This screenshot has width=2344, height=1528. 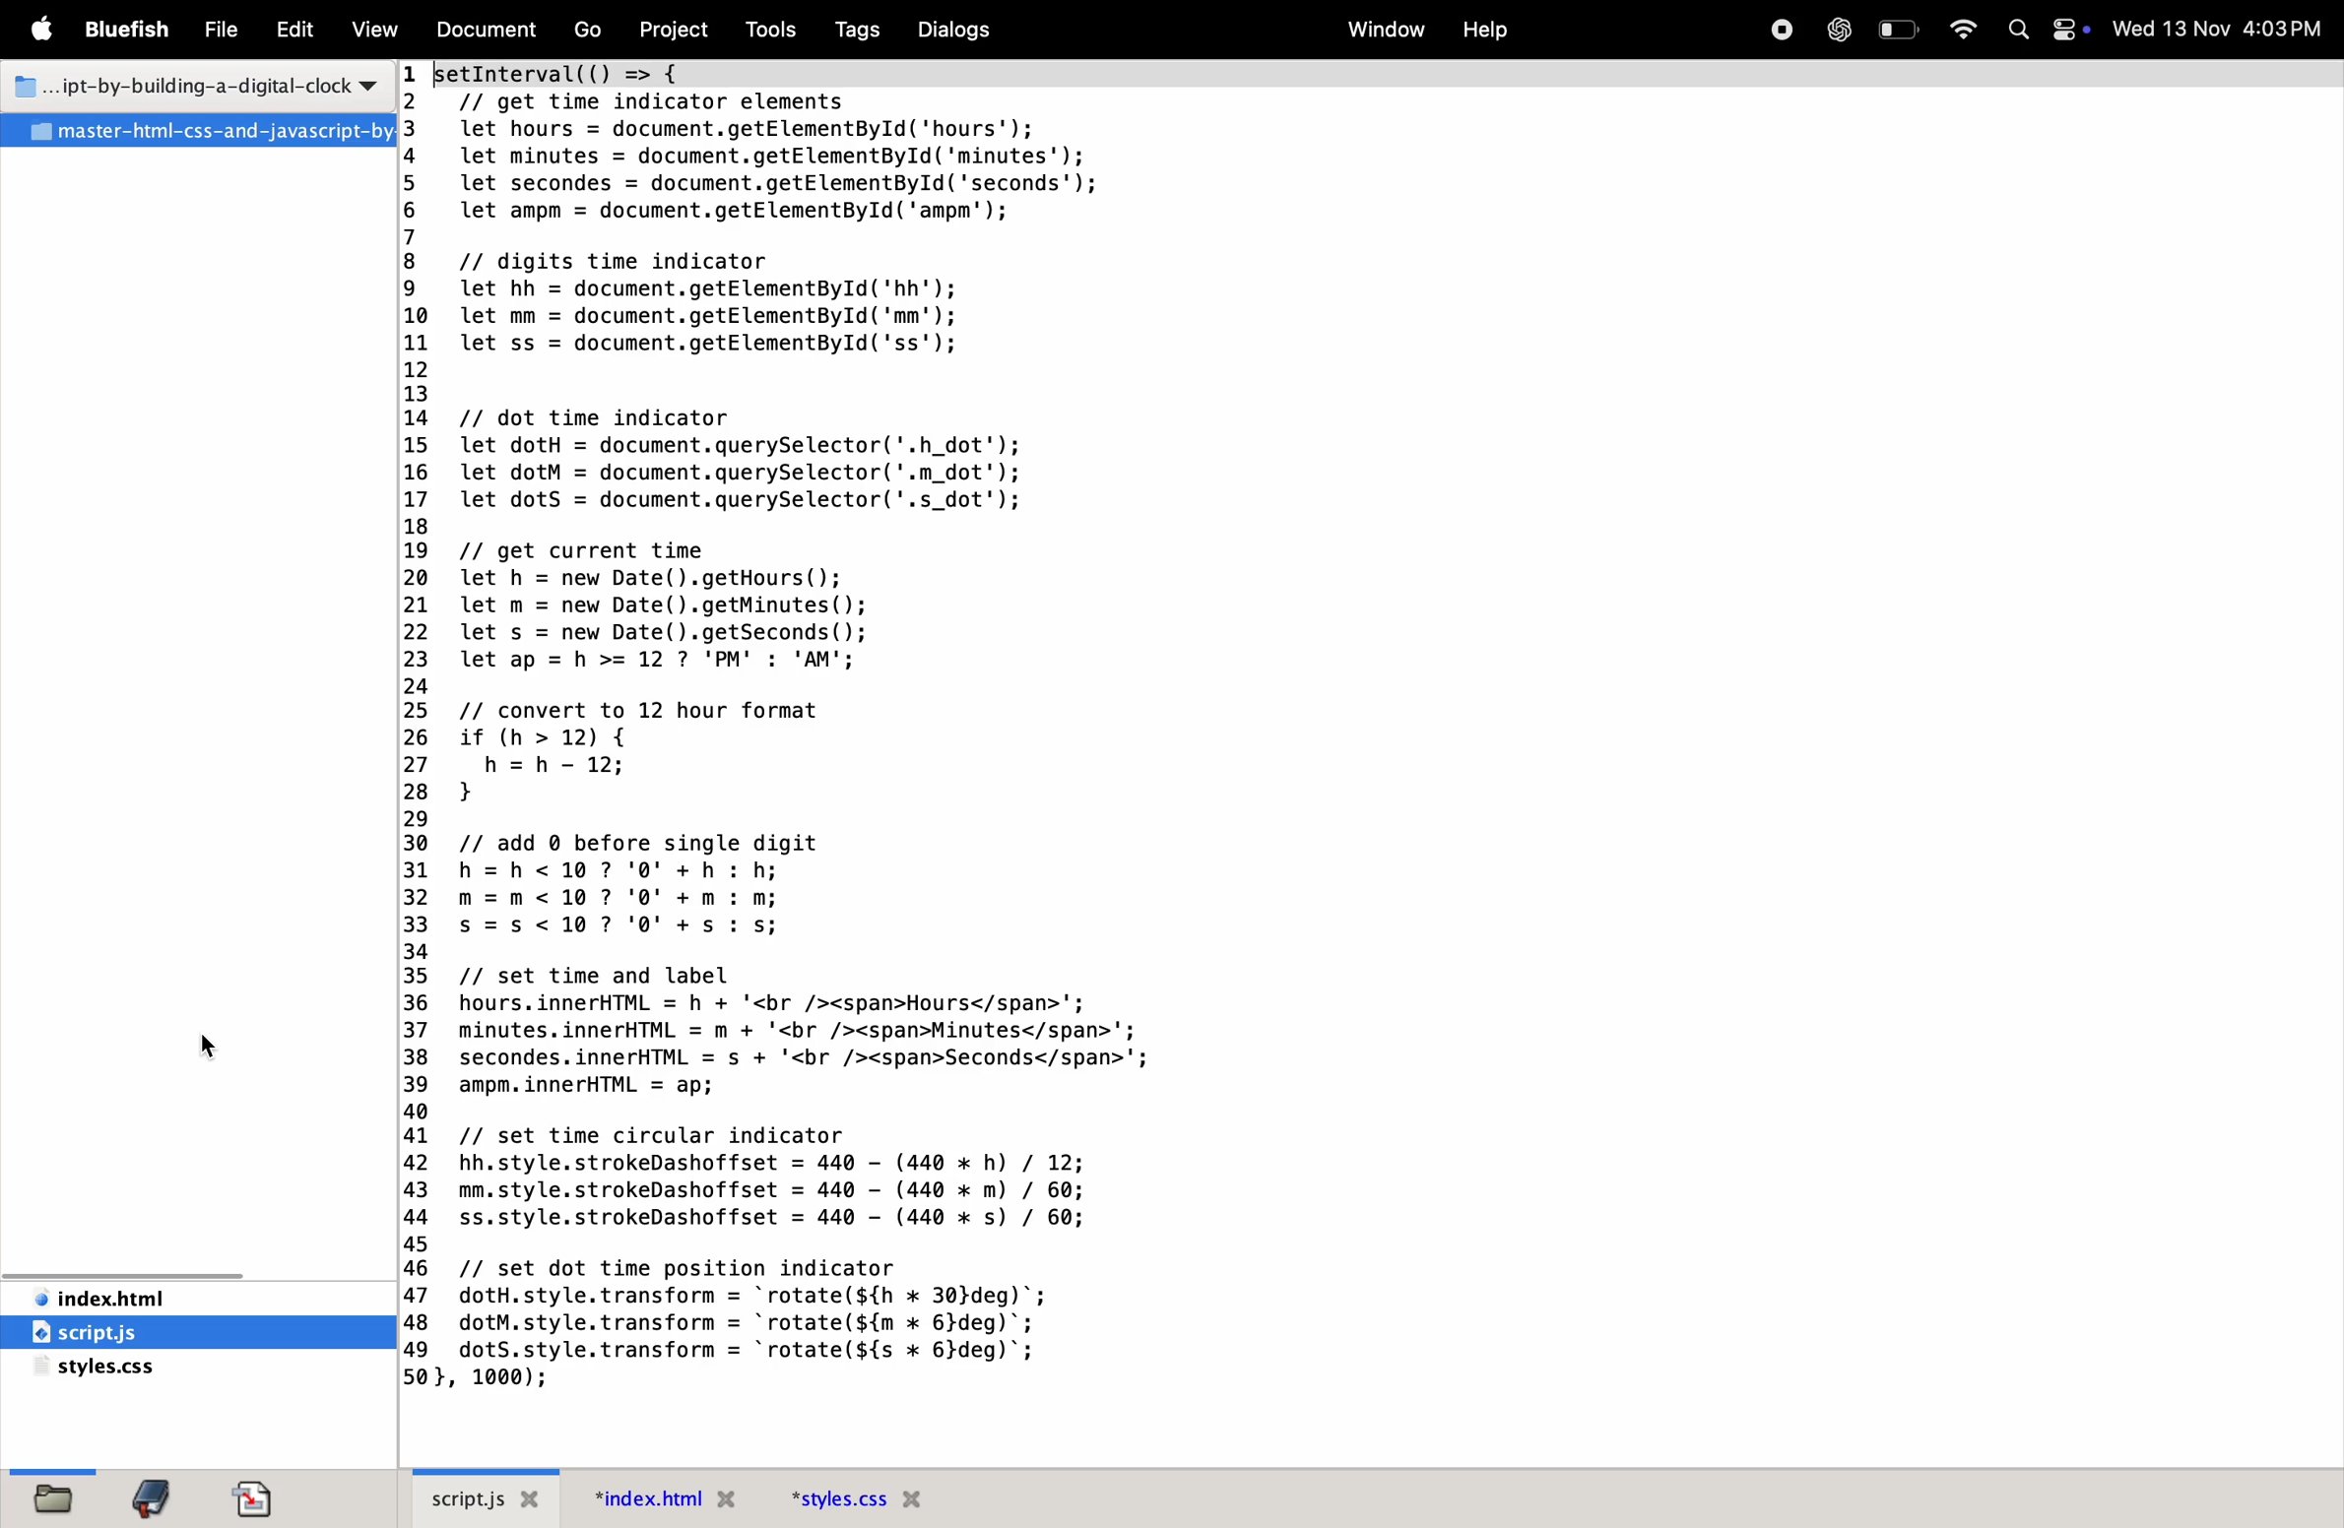 What do you see at coordinates (163, 1369) in the screenshot?
I see `Style.css` at bounding box center [163, 1369].